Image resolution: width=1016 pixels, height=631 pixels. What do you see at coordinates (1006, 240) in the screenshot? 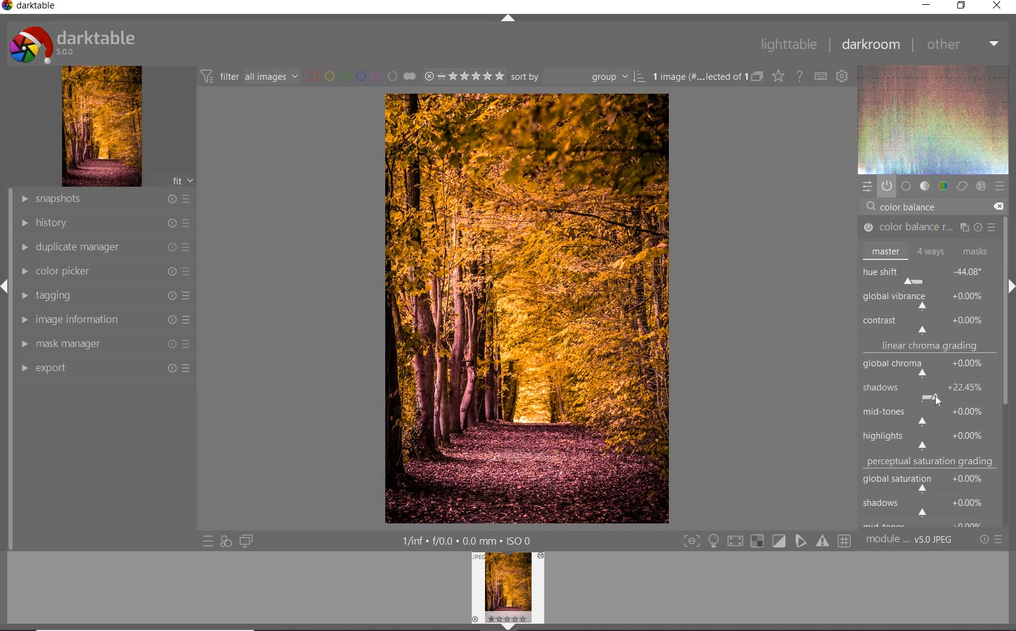
I see `scrollbar` at bounding box center [1006, 240].